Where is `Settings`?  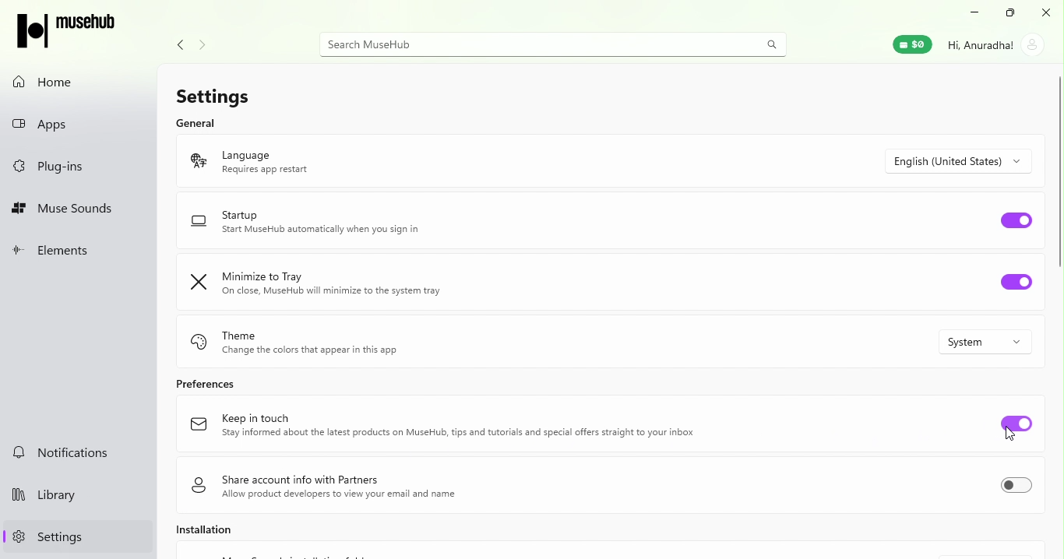
Settings is located at coordinates (76, 537).